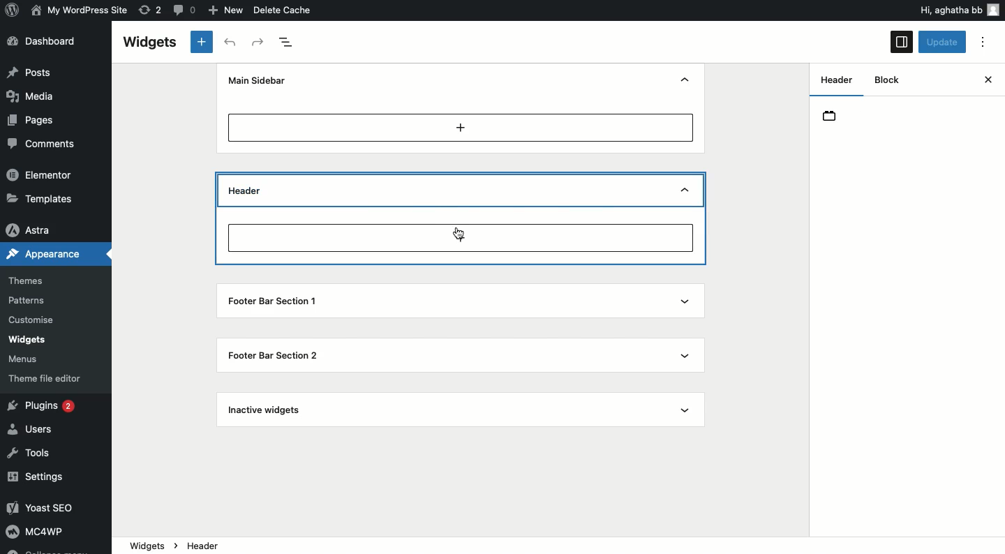  I want to click on Header, so click(832, 116).